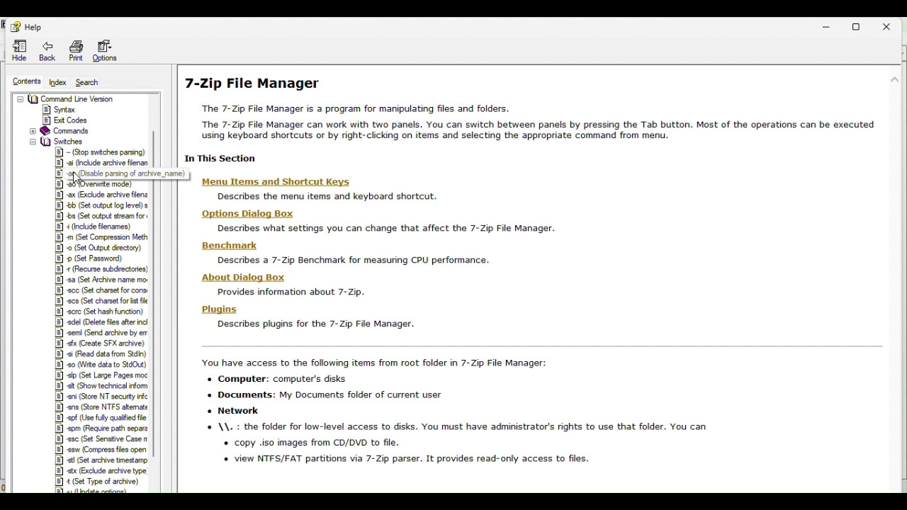  I want to click on Exit Codes, so click(70, 120).